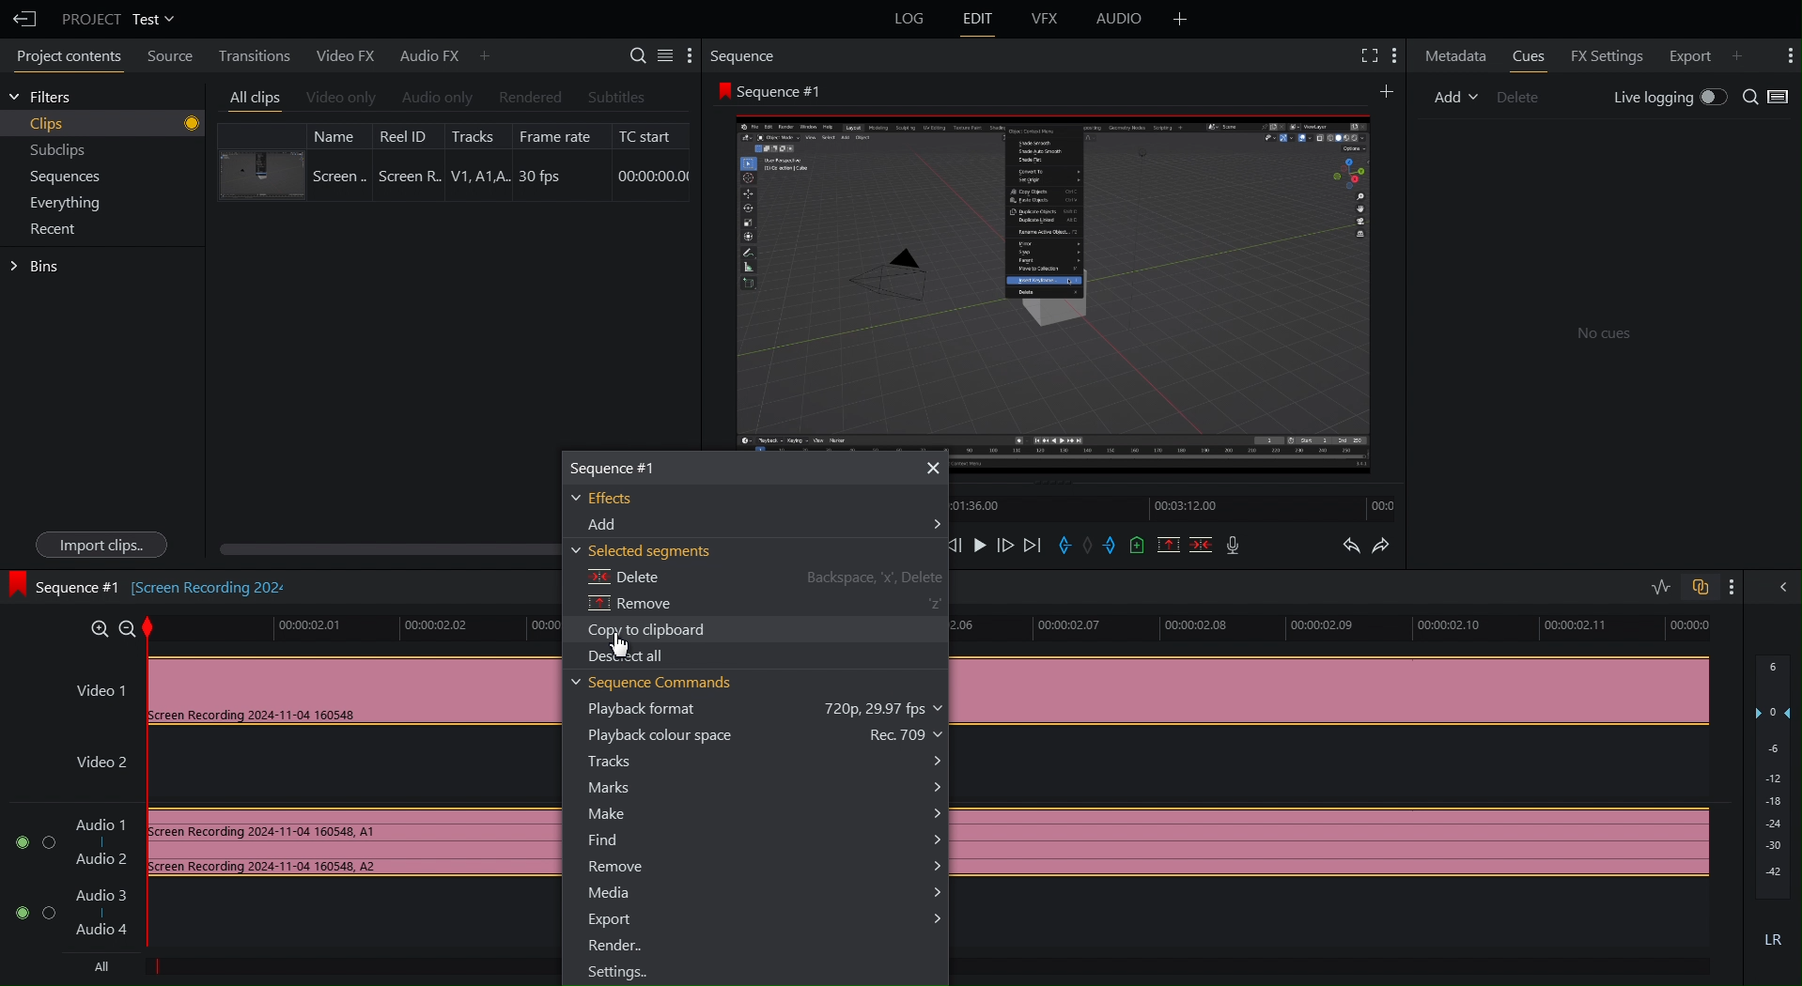 This screenshot has width=1802, height=986. I want to click on Add, so click(1450, 96).